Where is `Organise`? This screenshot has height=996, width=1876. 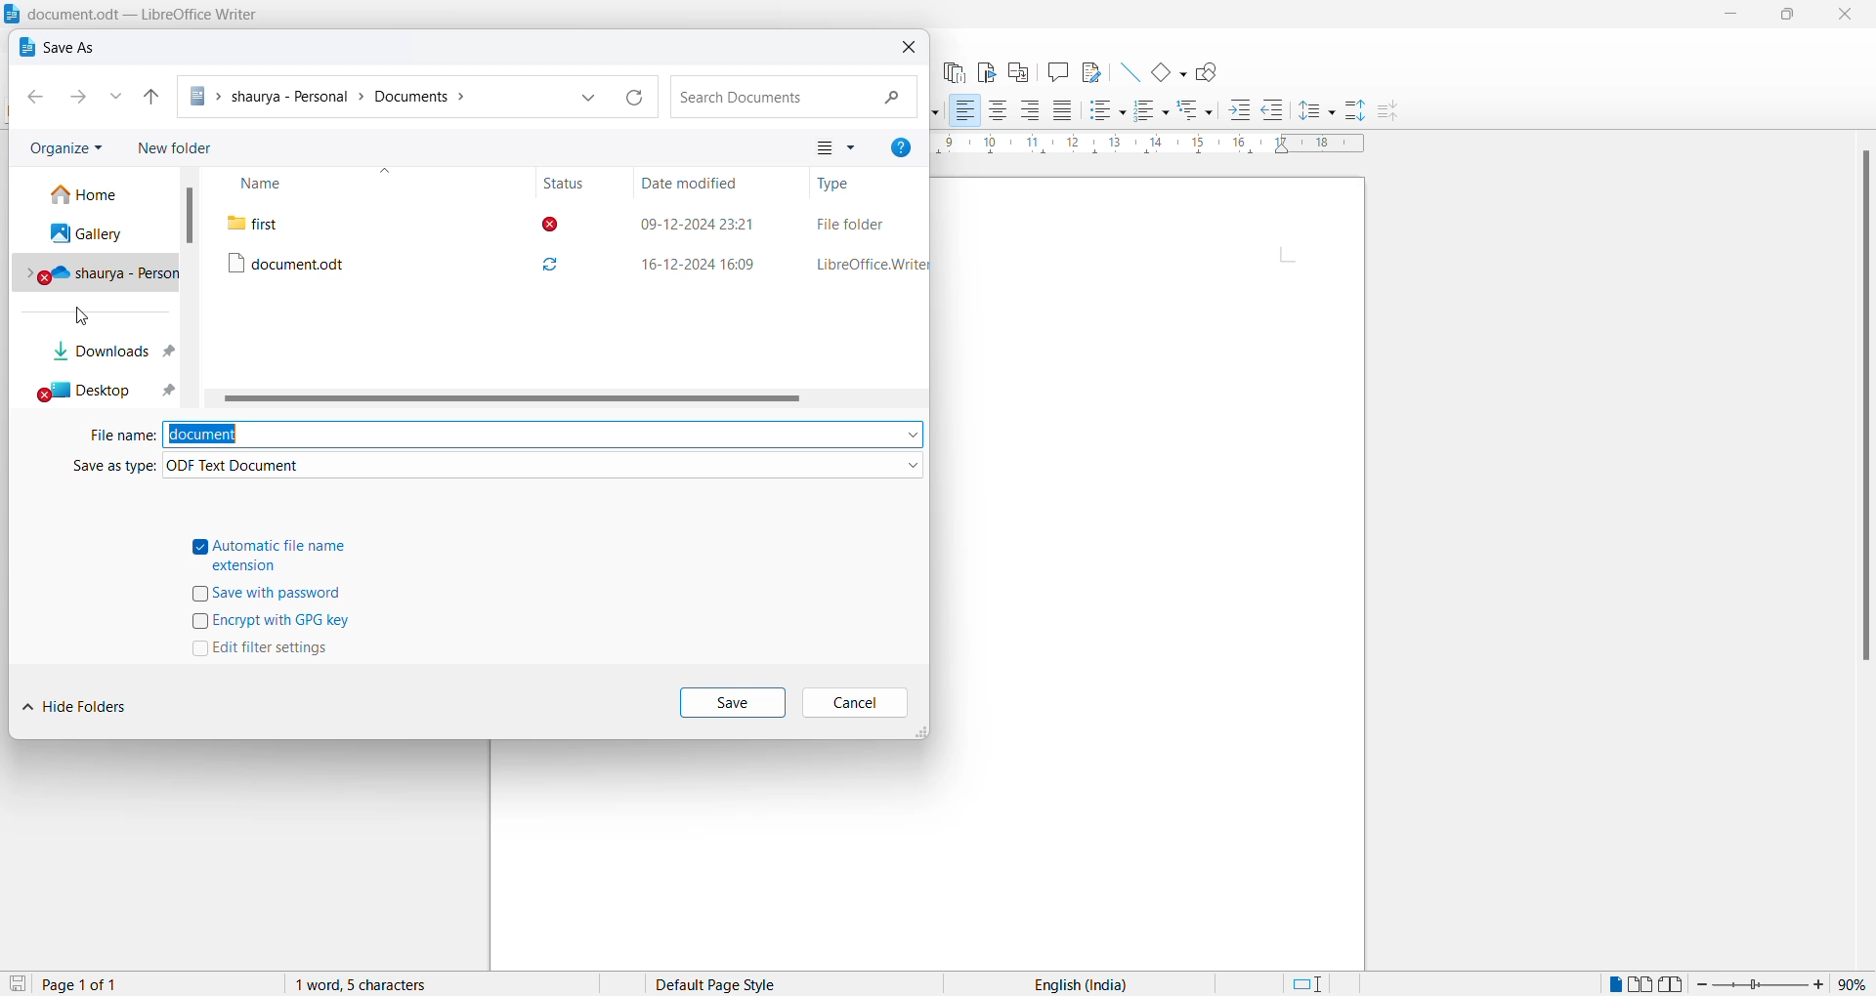 Organise is located at coordinates (64, 149).